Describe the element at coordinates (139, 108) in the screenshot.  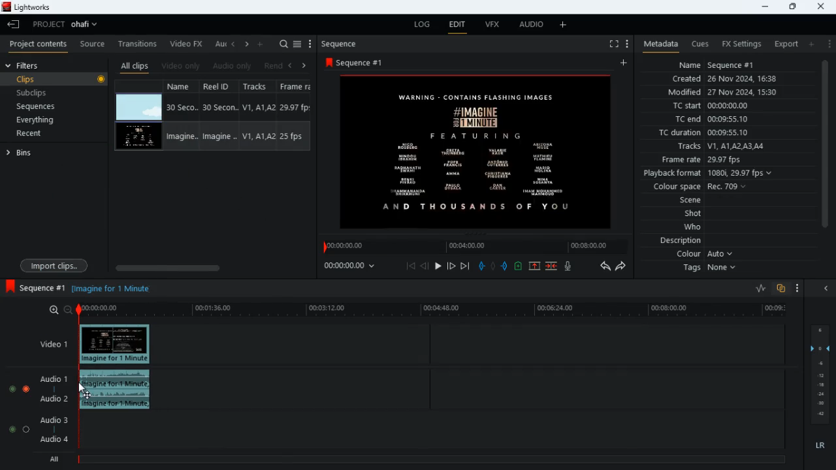
I see `image` at that location.